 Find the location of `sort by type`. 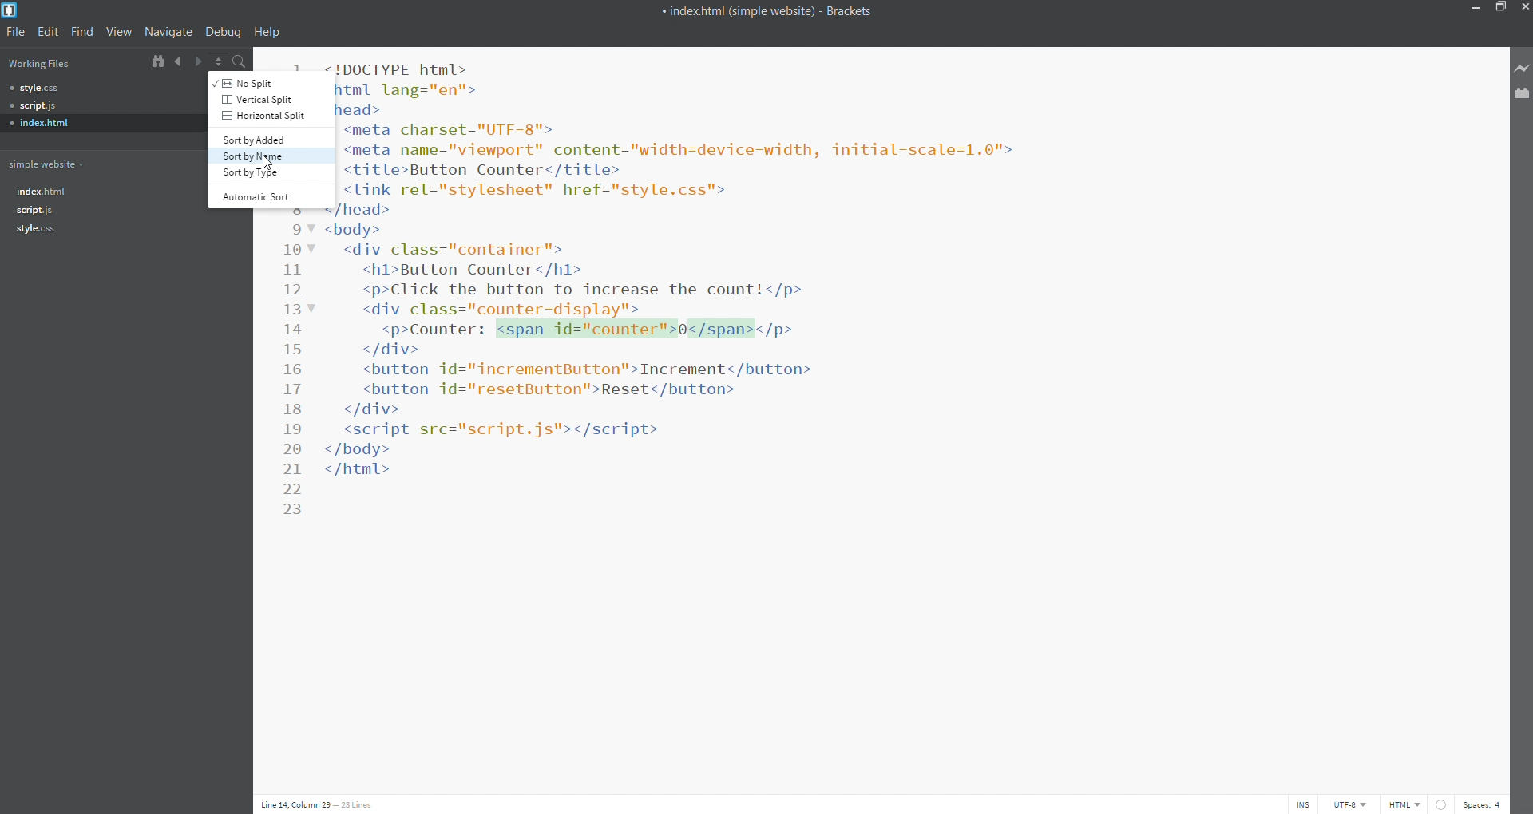

sort by type is located at coordinates (262, 175).